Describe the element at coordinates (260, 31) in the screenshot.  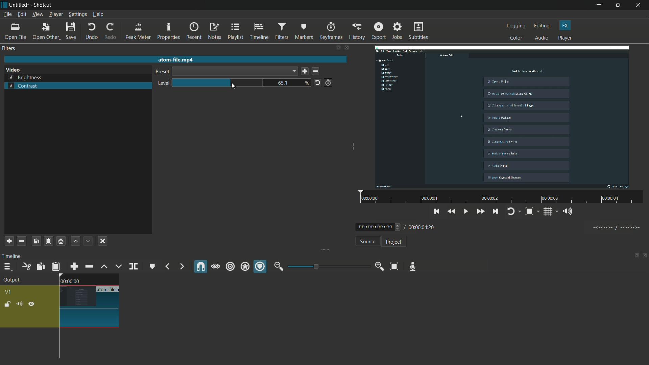
I see `timeline` at that location.